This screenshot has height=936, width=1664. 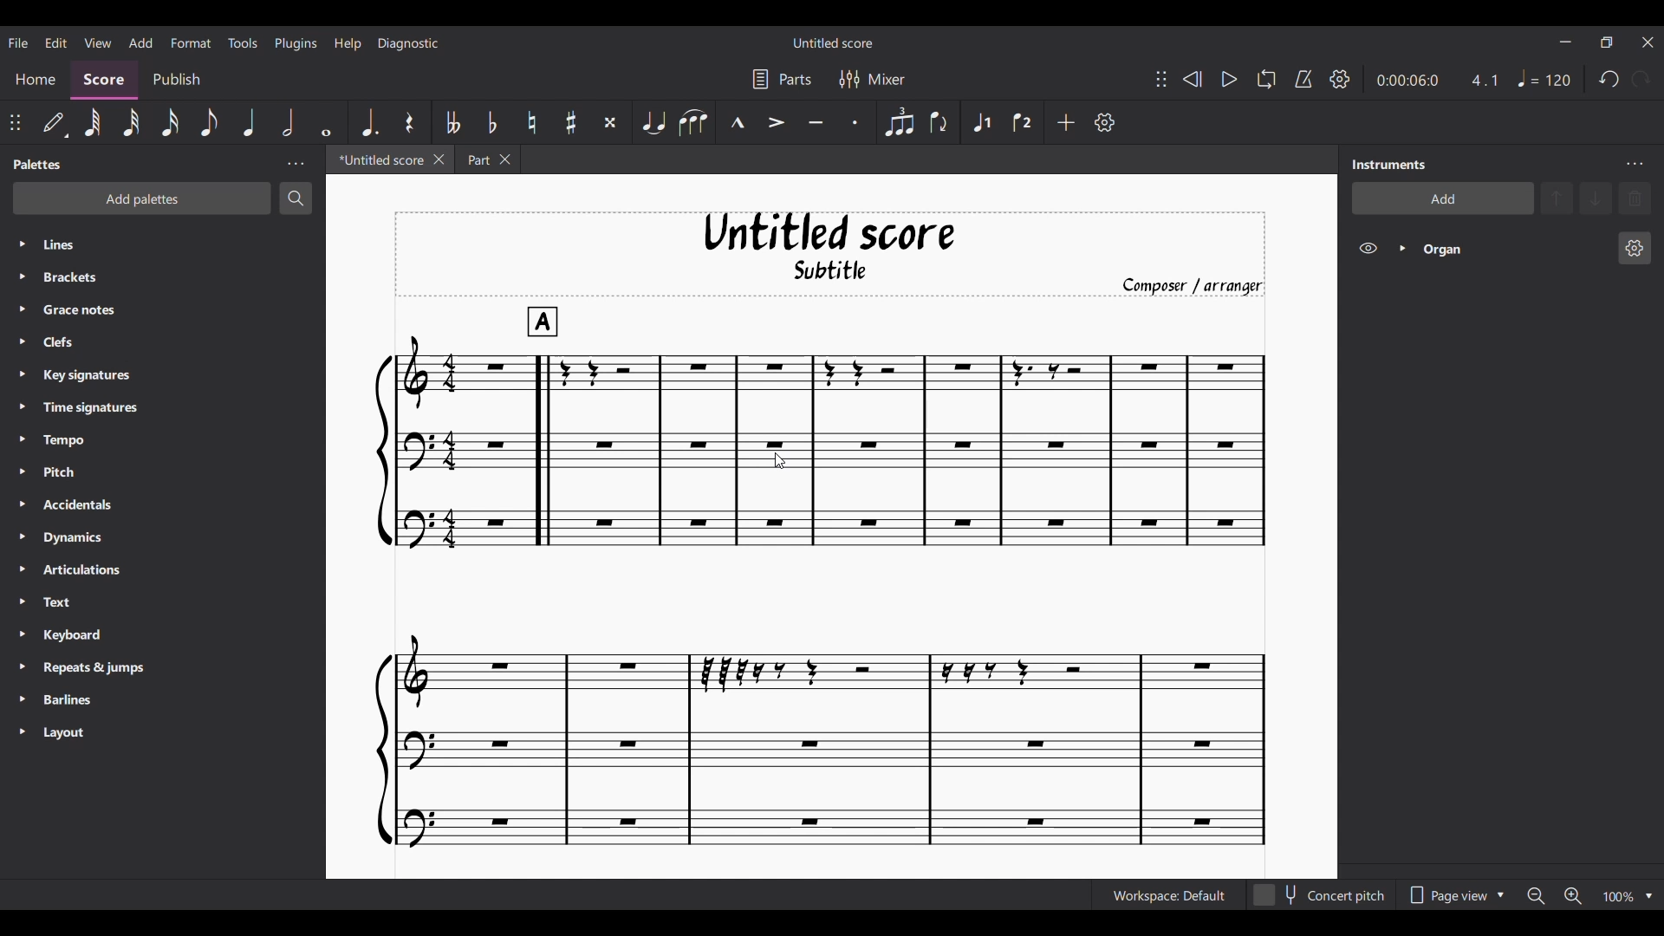 I want to click on Search, so click(x=296, y=199).